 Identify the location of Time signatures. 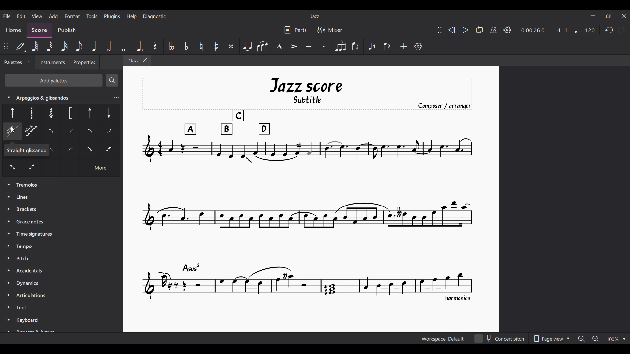
(34, 233).